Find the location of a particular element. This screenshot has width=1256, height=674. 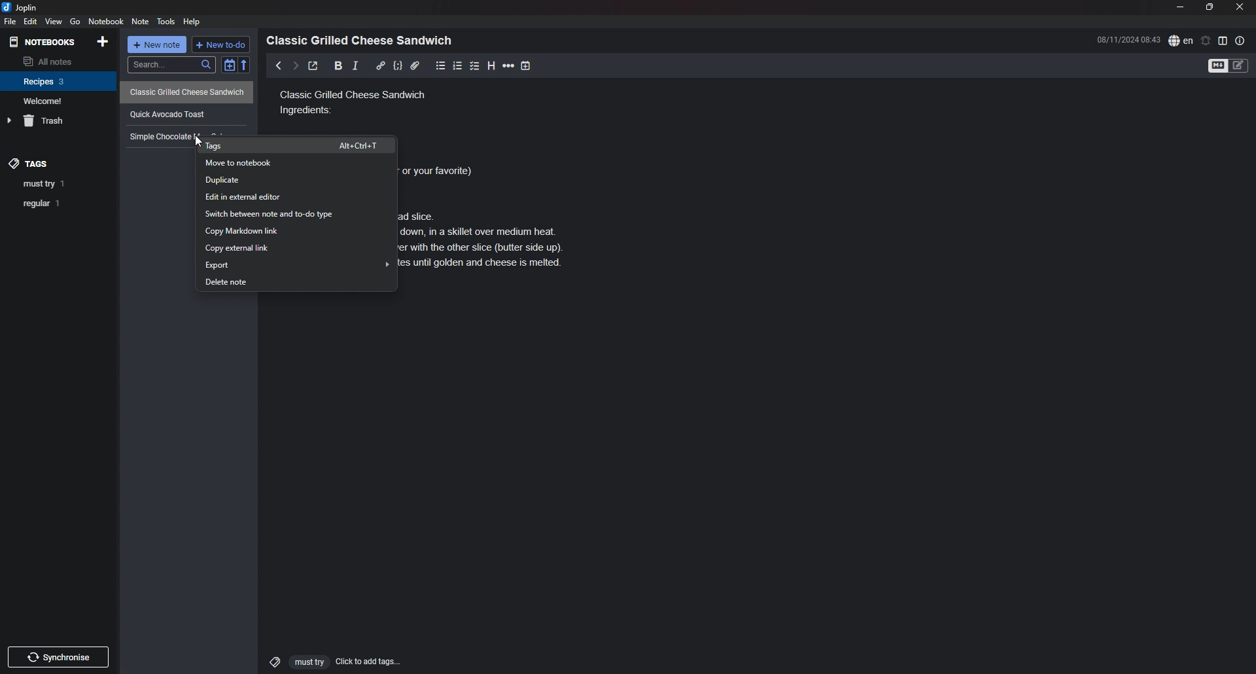

tags is located at coordinates (296, 145).